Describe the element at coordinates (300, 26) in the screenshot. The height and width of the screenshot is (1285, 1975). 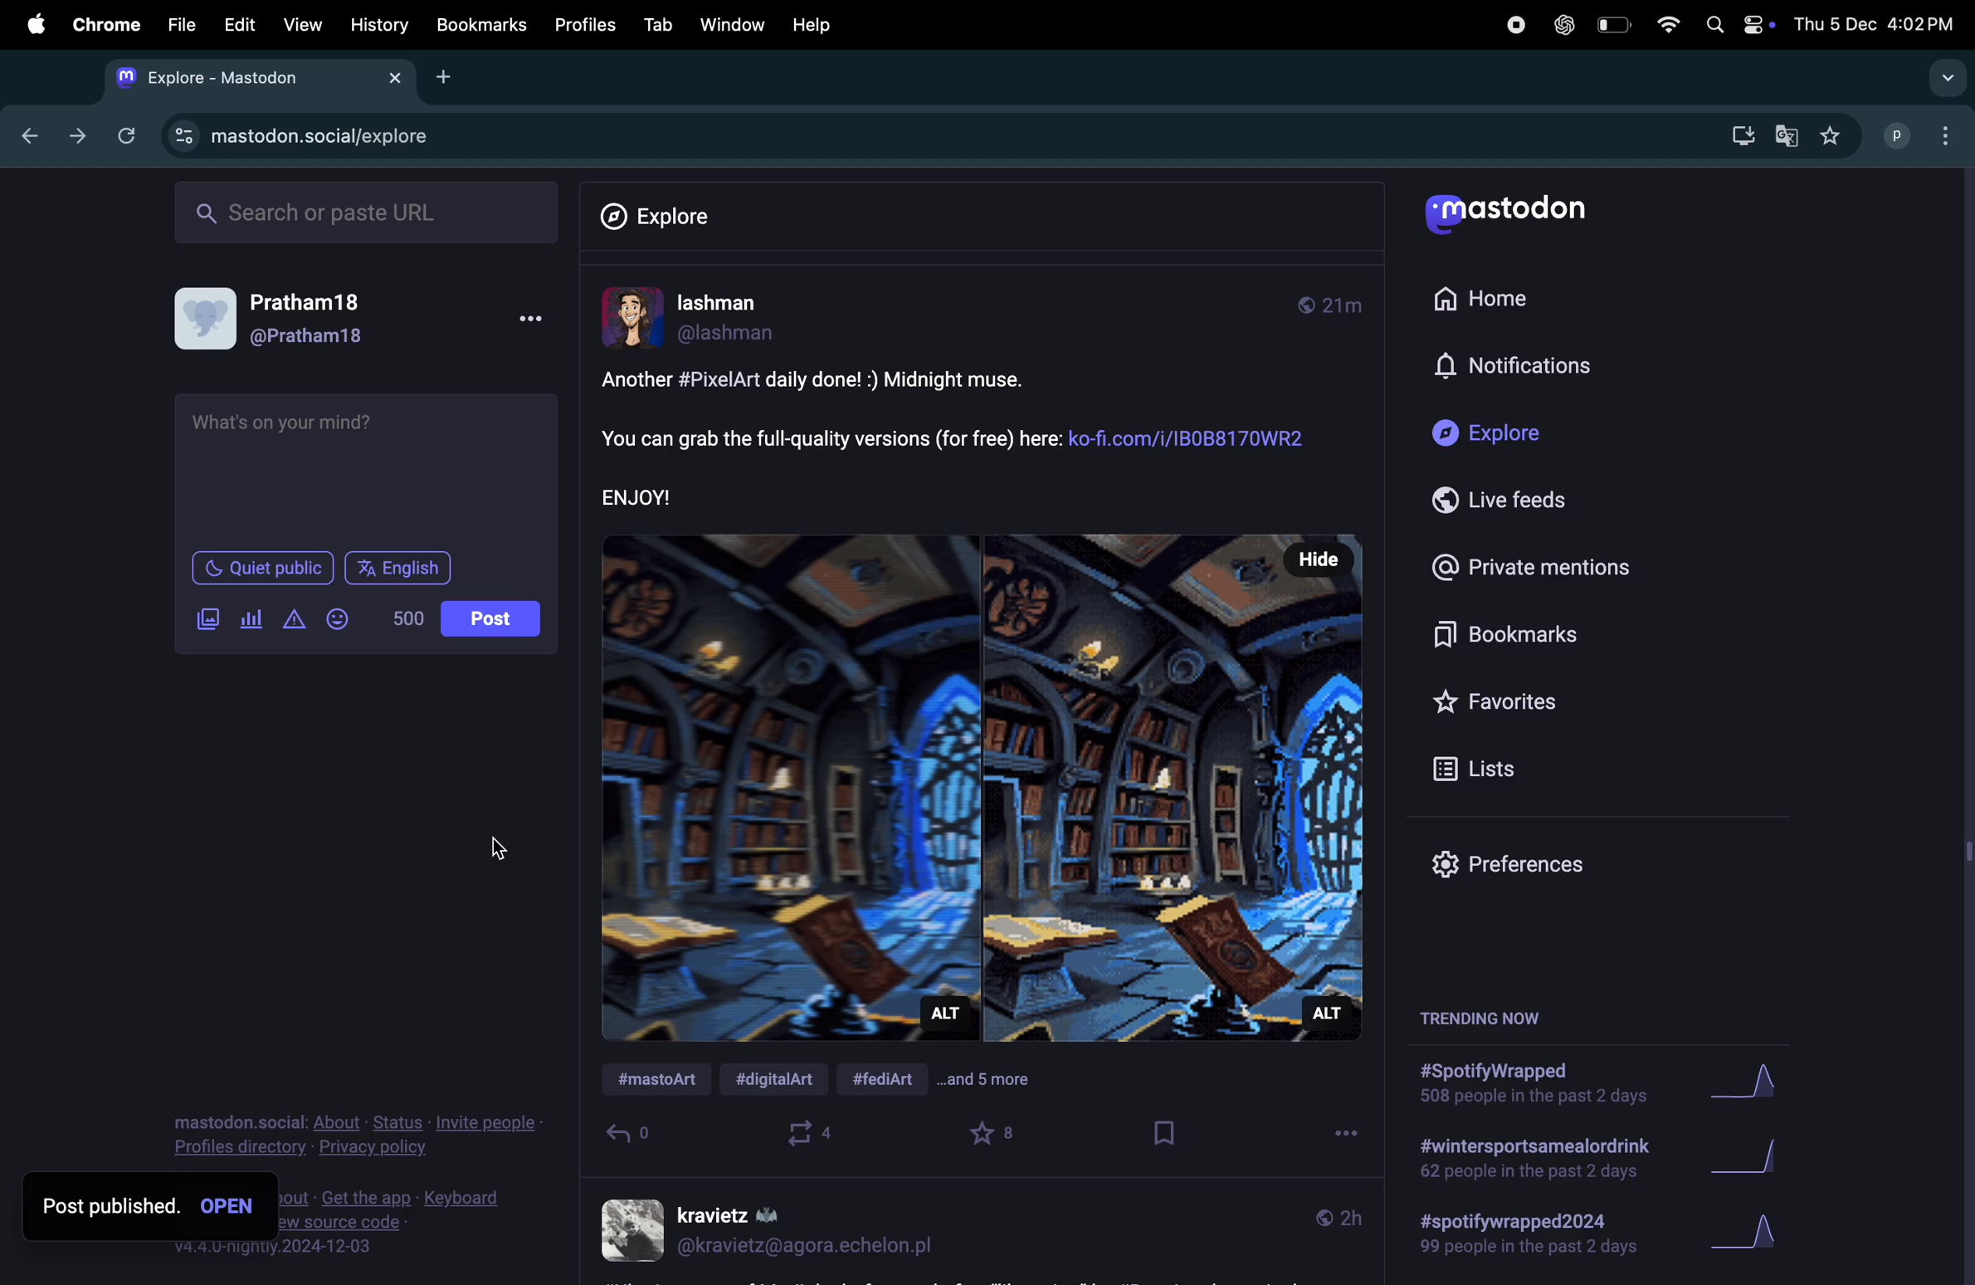
I see `view` at that location.